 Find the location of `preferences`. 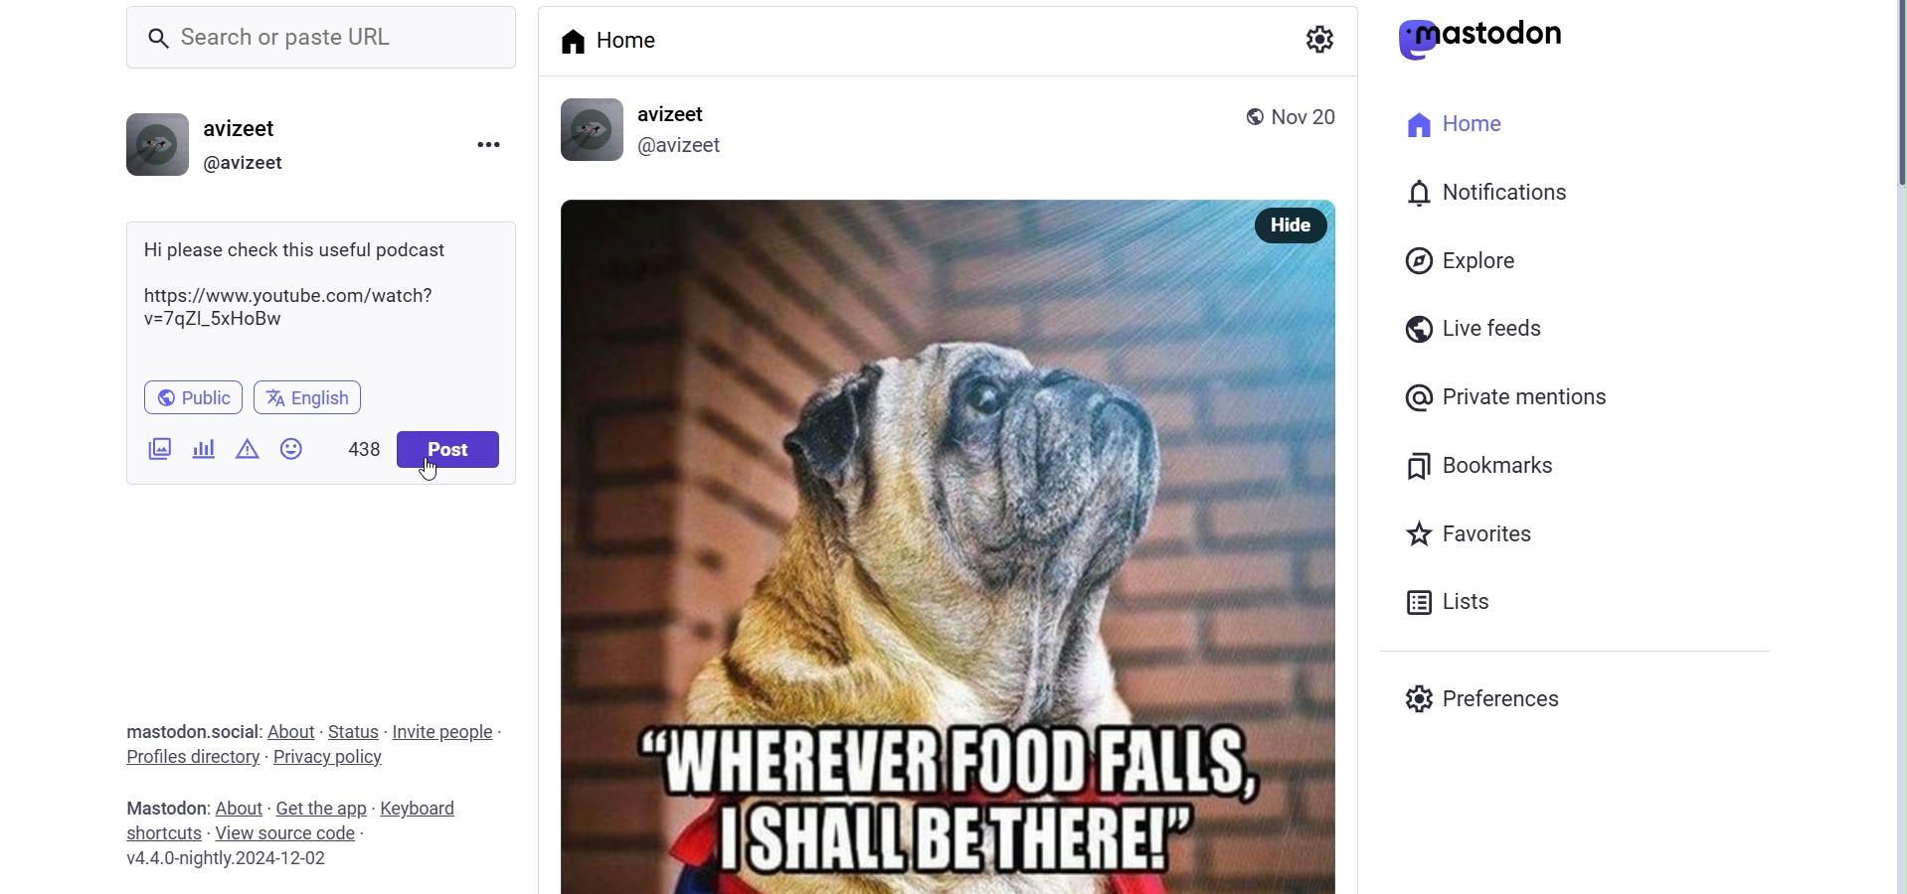

preferences is located at coordinates (1485, 697).